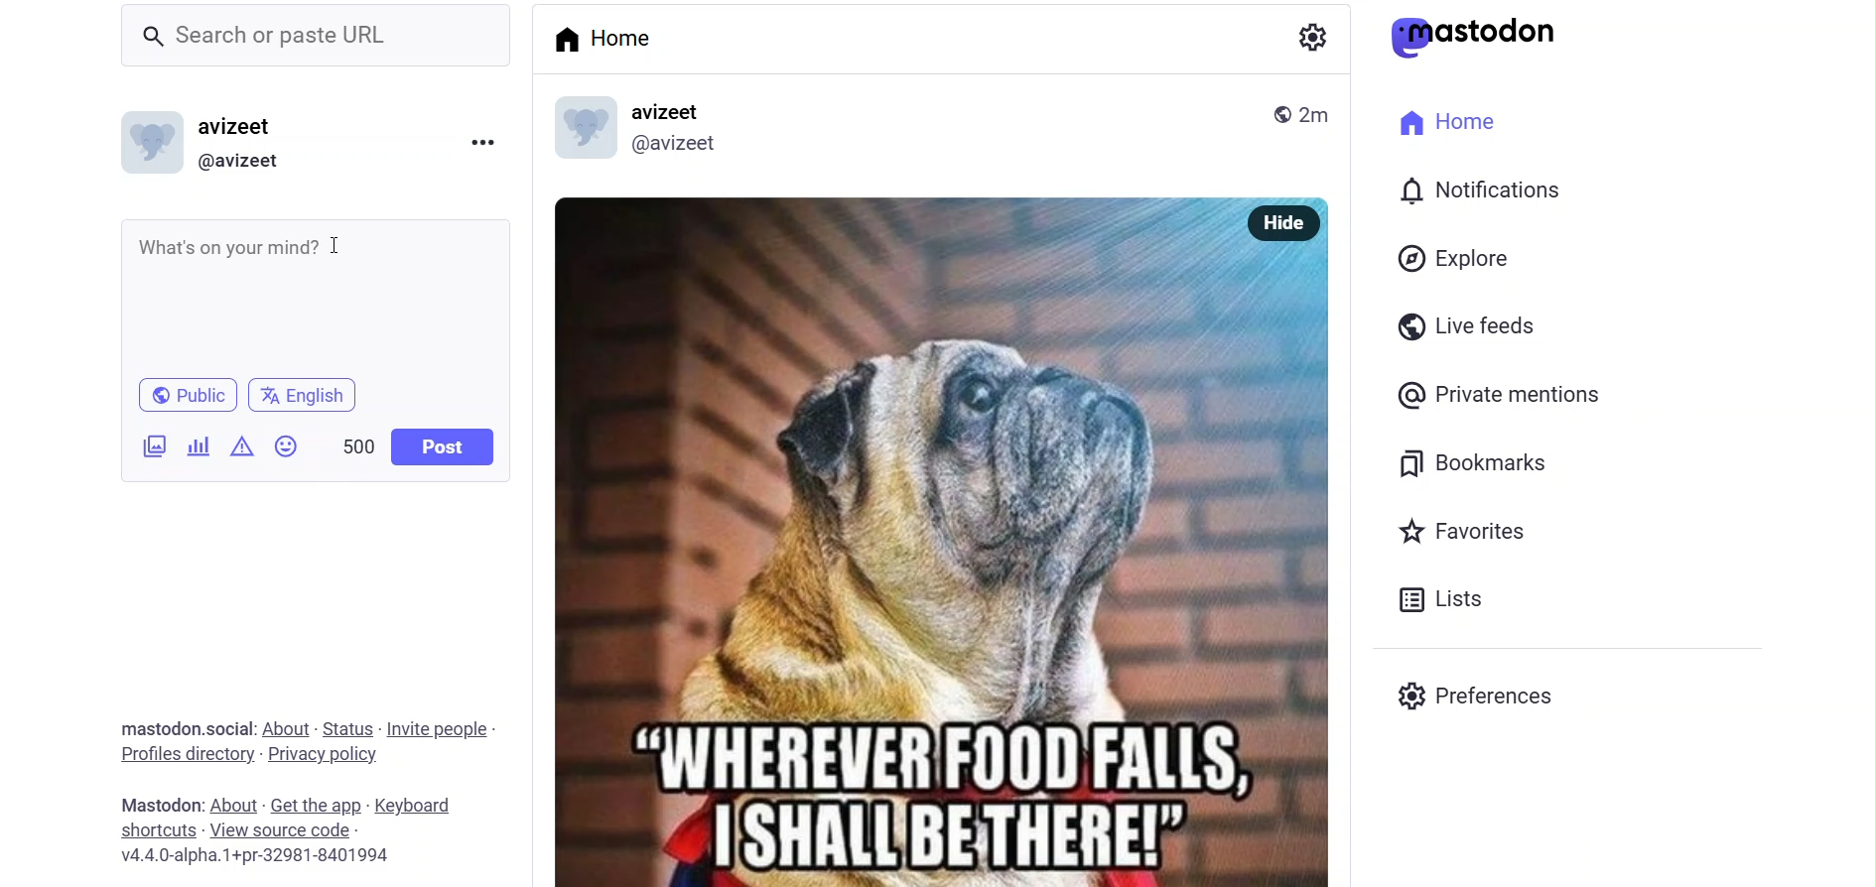 Image resolution: width=1876 pixels, height=887 pixels. What do you see at coordinates (156, 829) in the screenshot?
I see `shortcut` at bounding box center [156, 829].